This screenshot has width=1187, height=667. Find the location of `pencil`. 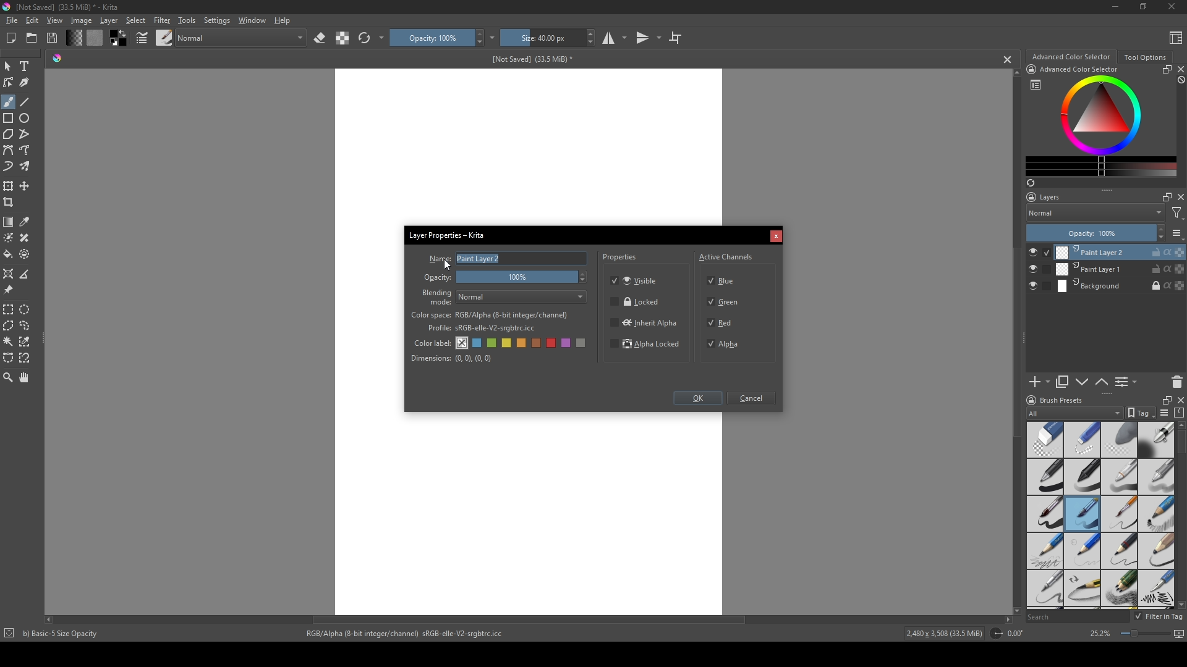

pencil is located at coordinates (1119, 551).